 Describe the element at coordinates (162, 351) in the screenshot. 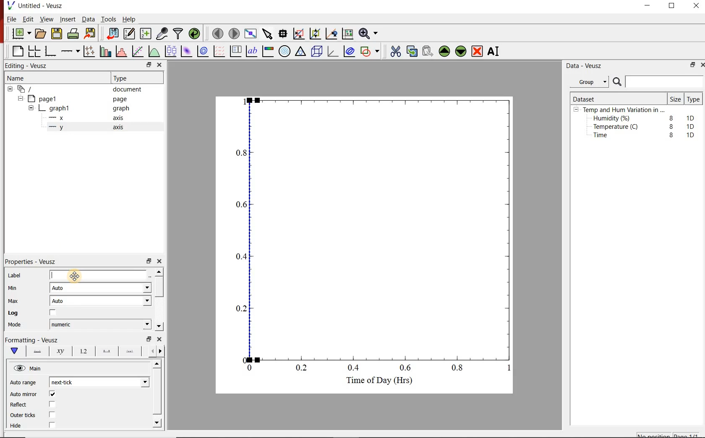

I see `go forward` at that location.